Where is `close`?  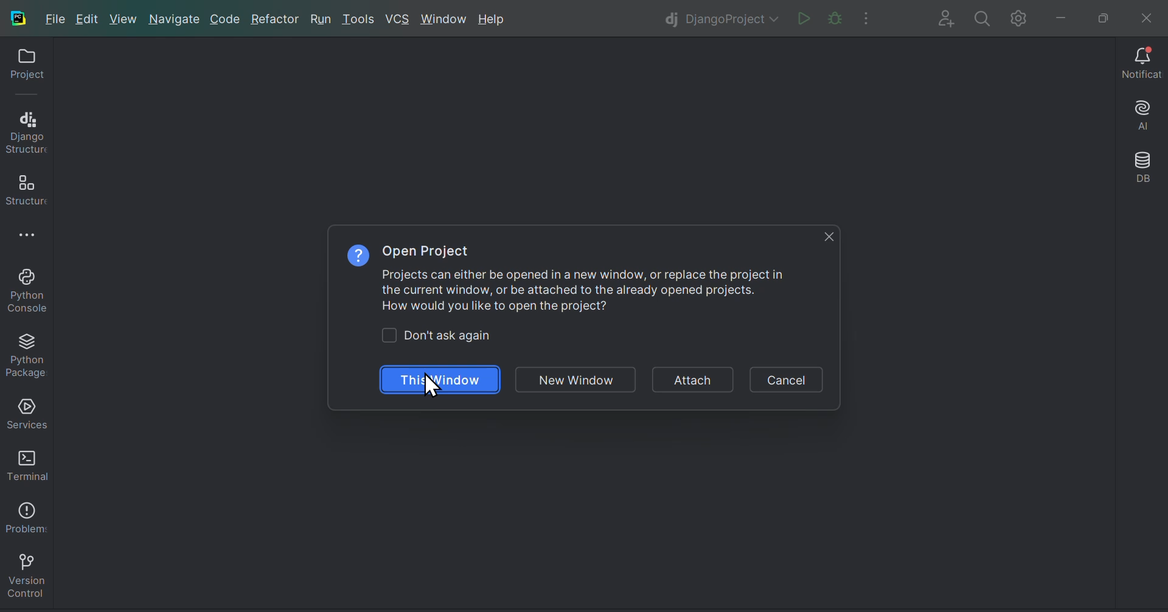
close is located at coordinates (826, 237).